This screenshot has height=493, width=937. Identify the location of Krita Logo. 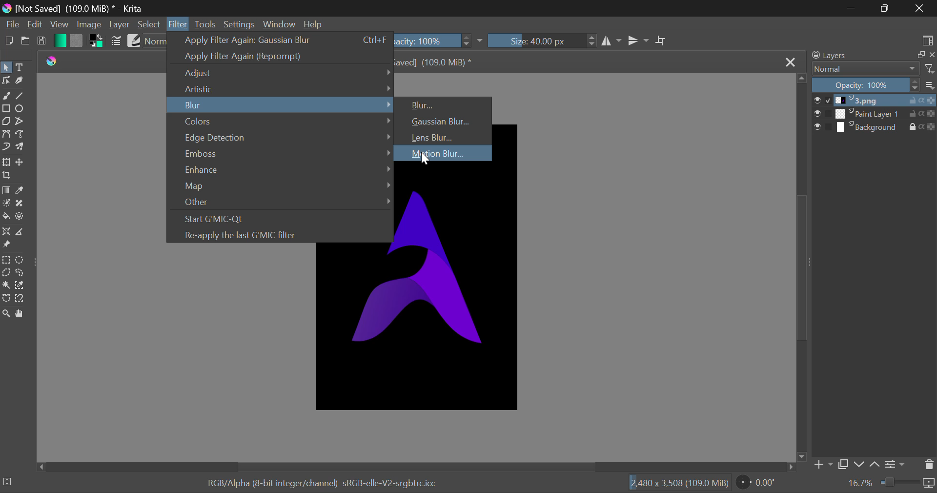
(54, 62).